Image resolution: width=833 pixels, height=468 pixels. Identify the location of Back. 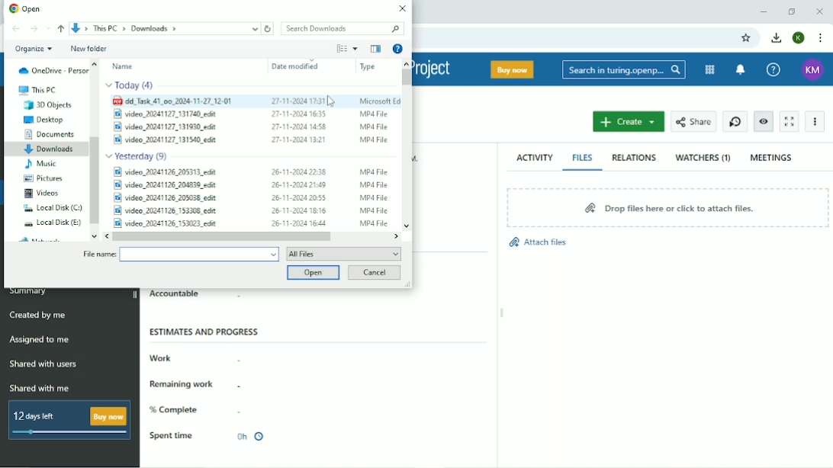
(16, 29).